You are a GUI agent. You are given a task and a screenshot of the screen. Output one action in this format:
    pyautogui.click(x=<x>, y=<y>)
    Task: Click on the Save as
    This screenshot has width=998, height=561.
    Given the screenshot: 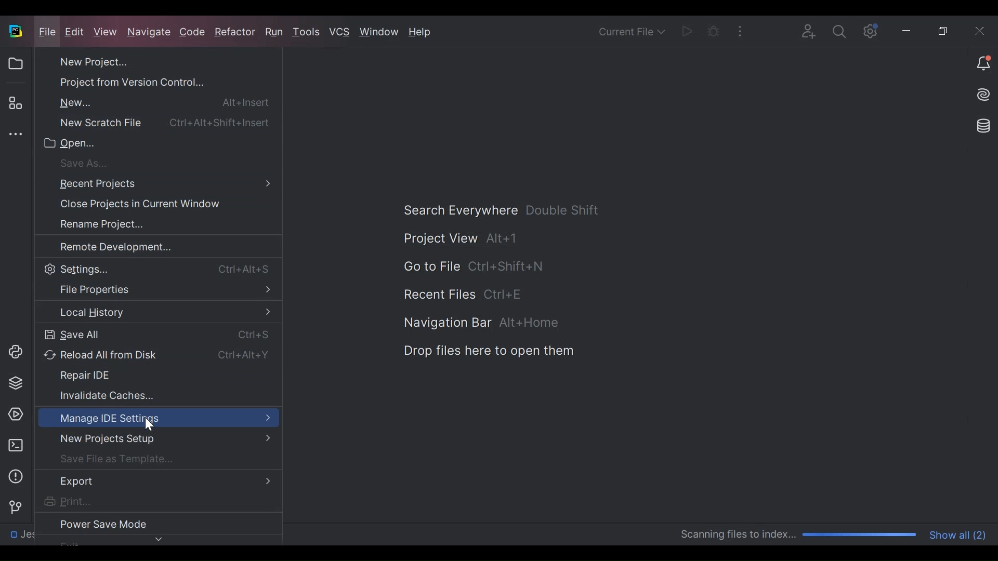 What is the action you would take?
    pyautogui.click(x=145, y=163)
    